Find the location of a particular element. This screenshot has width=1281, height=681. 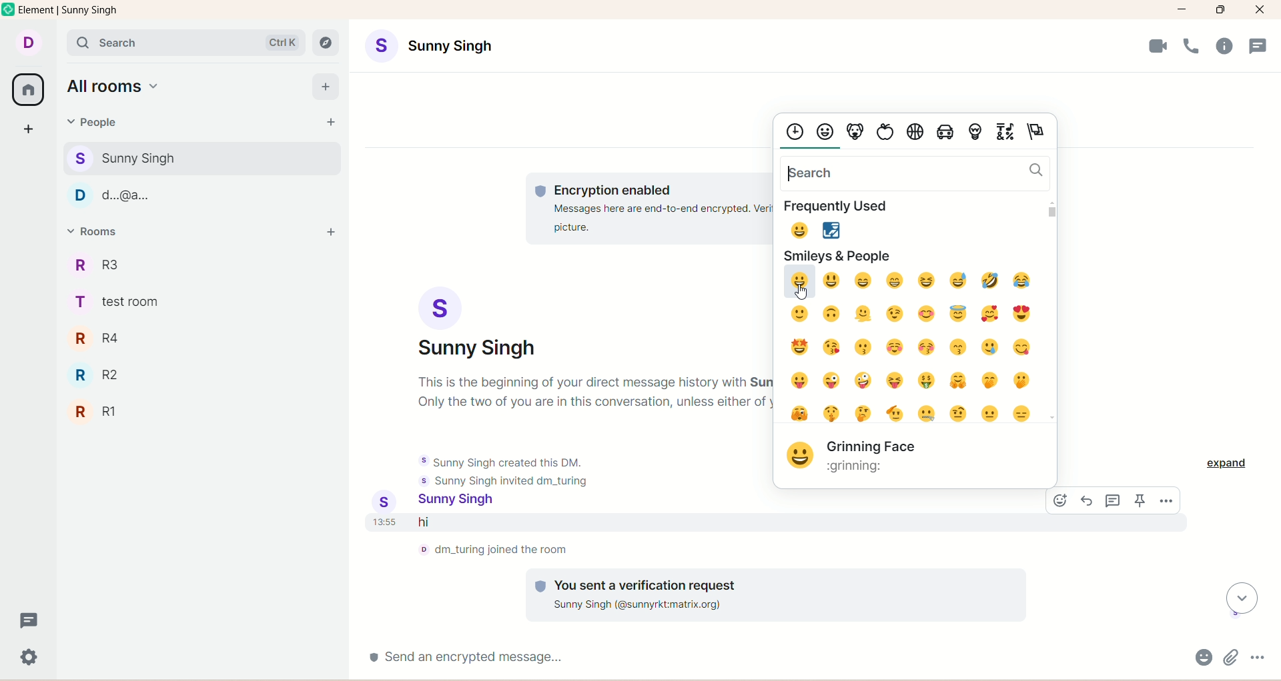

Grinning squinting face is located at coordinates (927, 280).